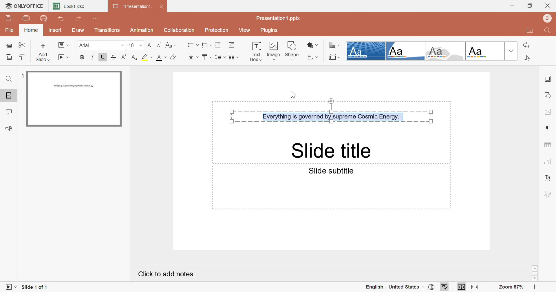 The width and height of the screenshot is (556, 292). Describe the element at coordinates (44, 18) in the screenshot. I see `Quick Print` at that location.